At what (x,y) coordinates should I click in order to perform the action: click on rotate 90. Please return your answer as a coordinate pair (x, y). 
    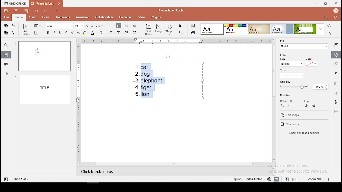
    Looking at the image, I should click on (287, 101).